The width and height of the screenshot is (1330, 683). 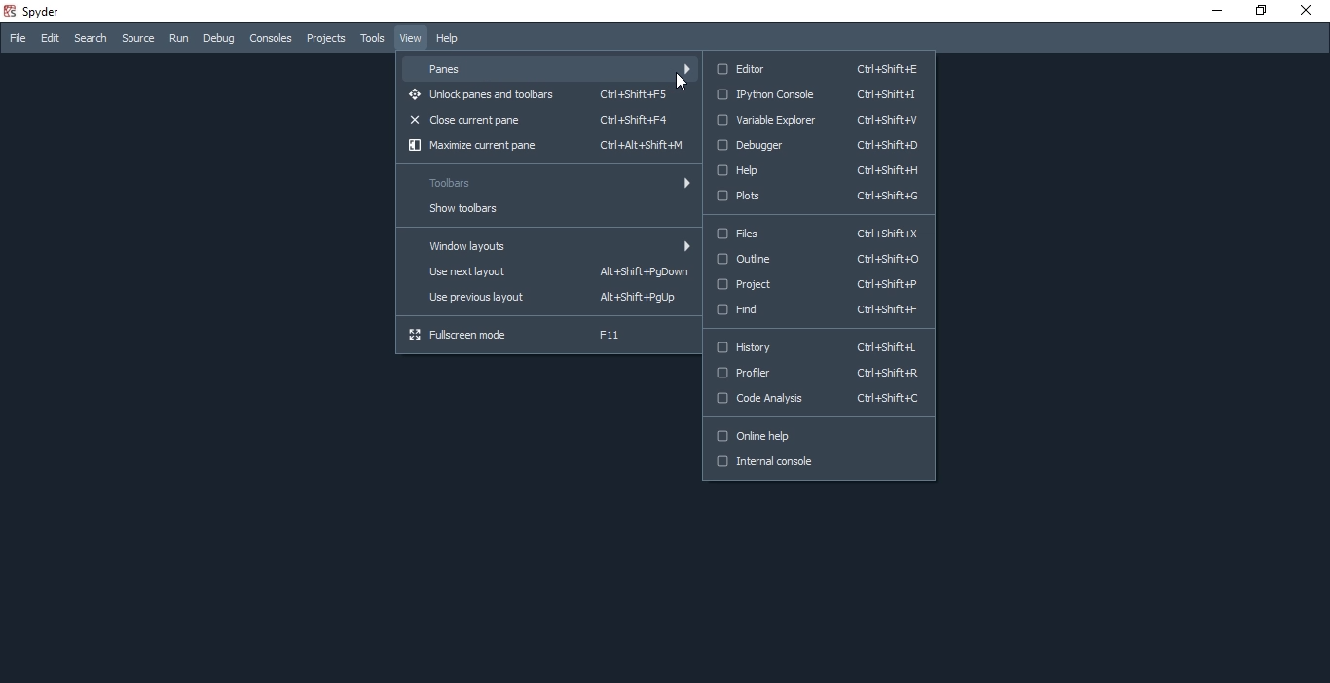 I want to click on search, so click(x=91, y=39).